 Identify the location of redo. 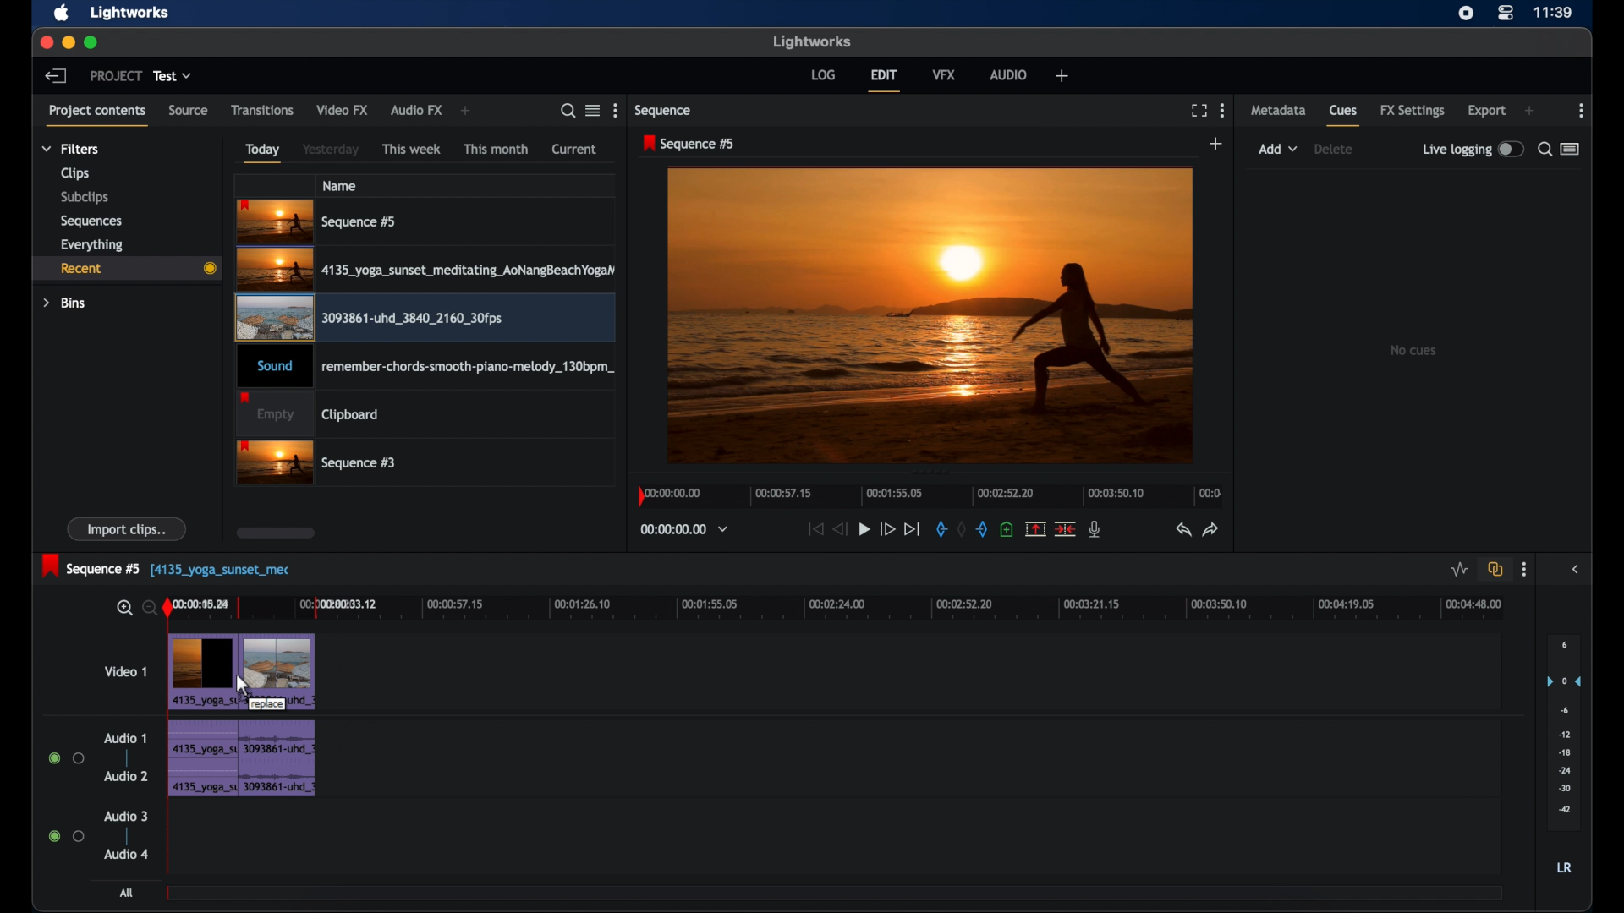
(1211, 530).